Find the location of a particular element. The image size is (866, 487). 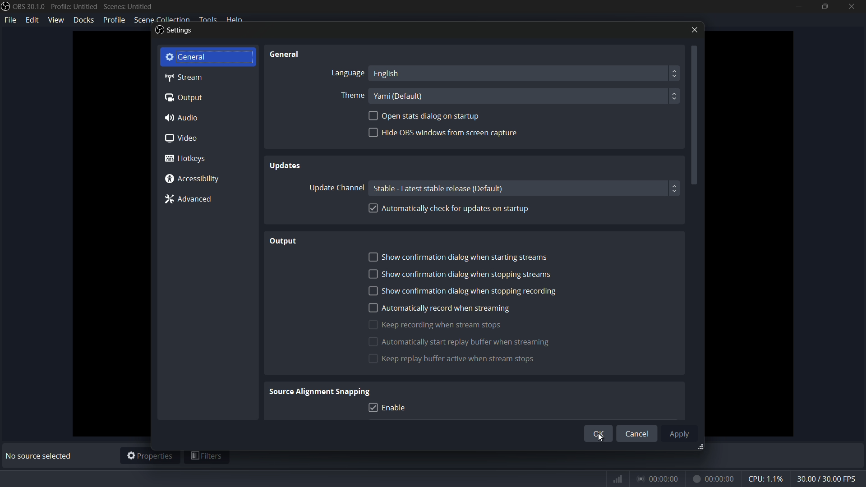

Video is located at coordinates (189, 139).